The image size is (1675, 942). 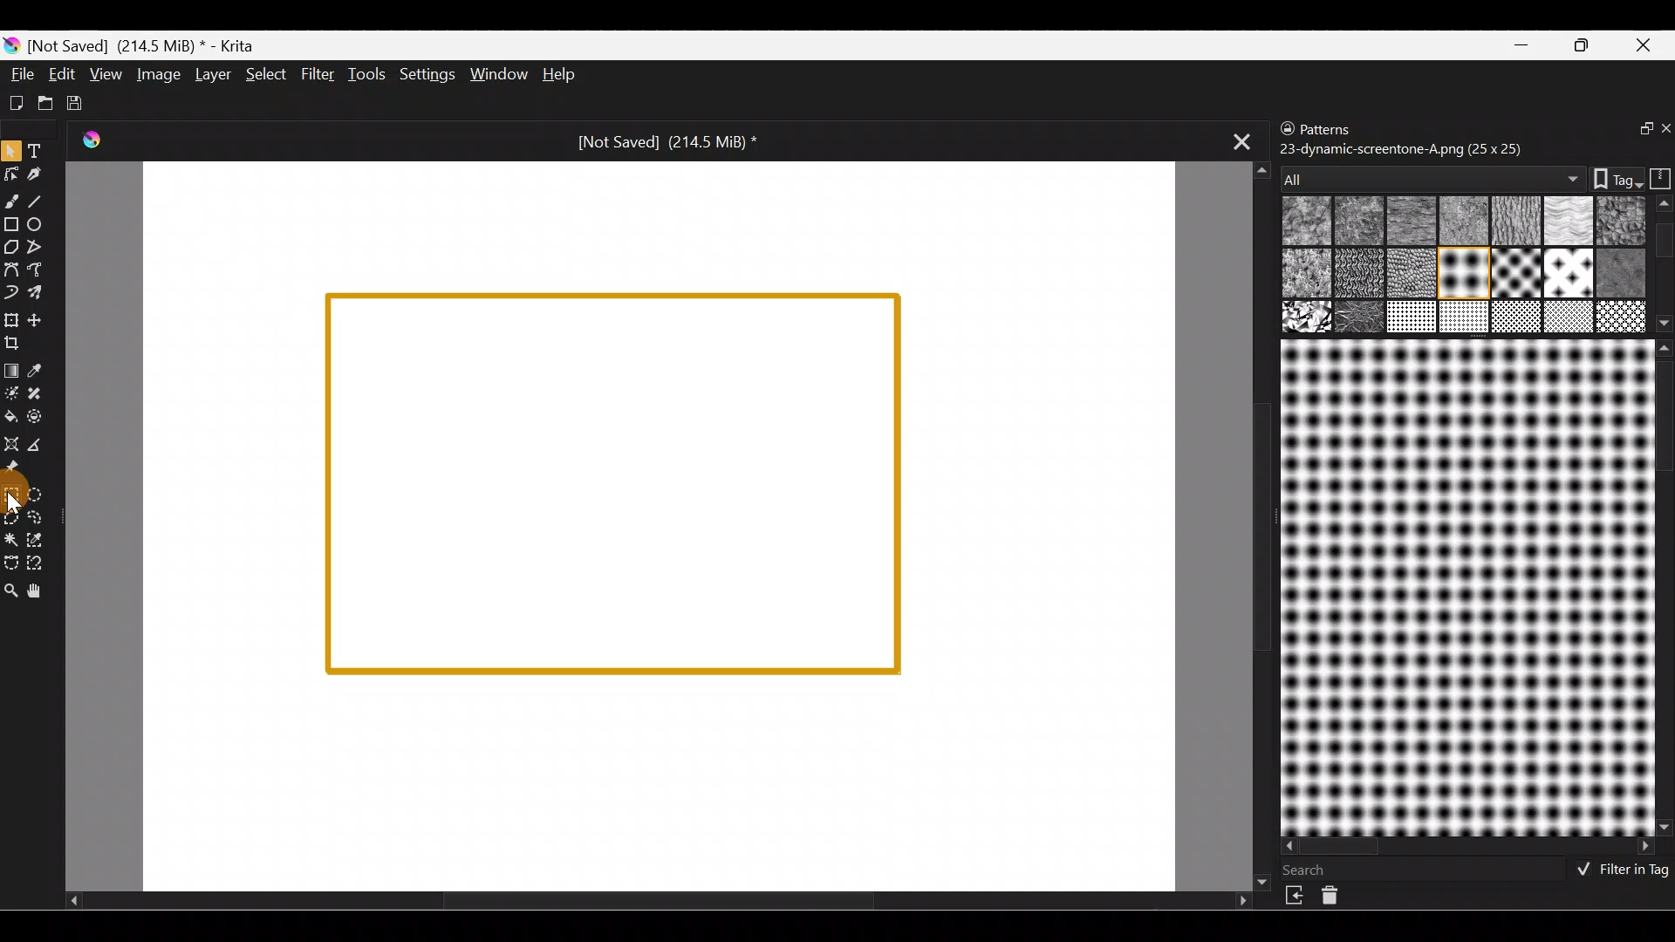 I want to click on 09 drawed_crosshatched.png, so click(x=1357, y=275).